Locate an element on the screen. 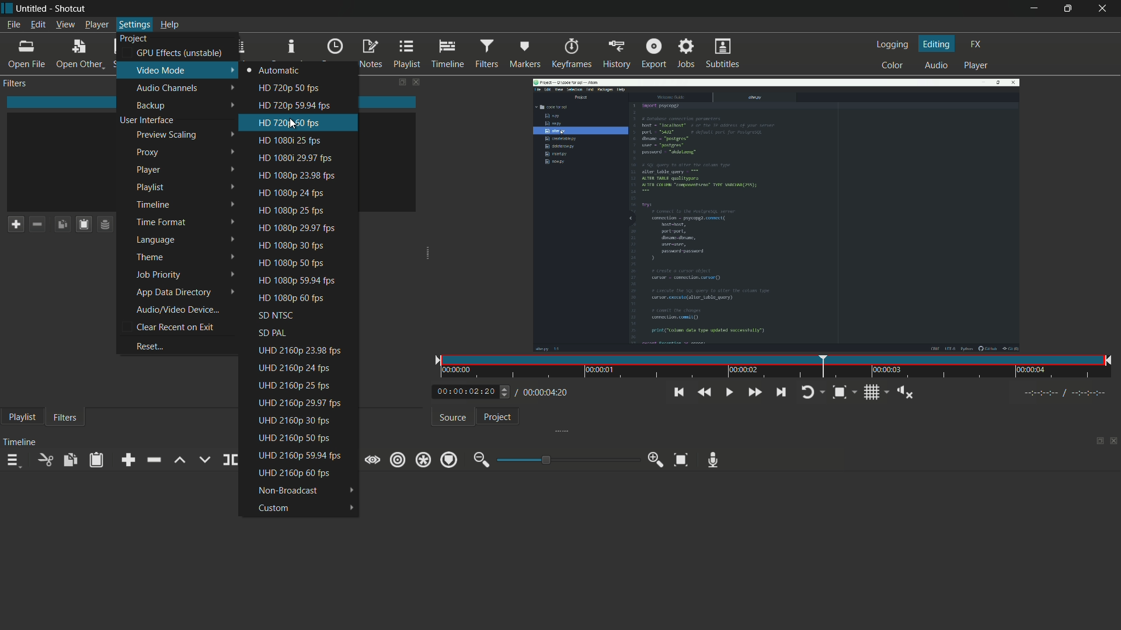 The image size is (1121, 630). imported video is located at coordinates (776, 212).